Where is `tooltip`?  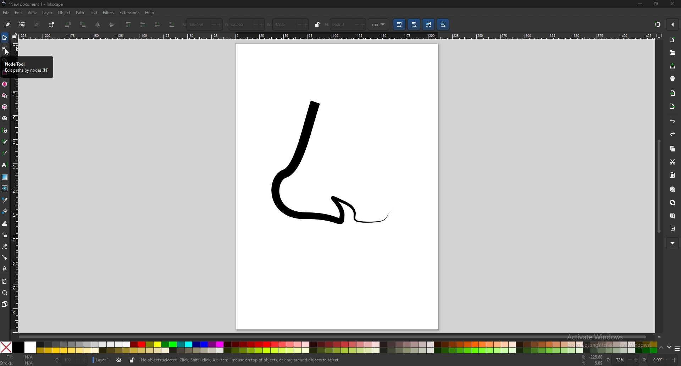
tooltip is located at coordinates (26, 67).